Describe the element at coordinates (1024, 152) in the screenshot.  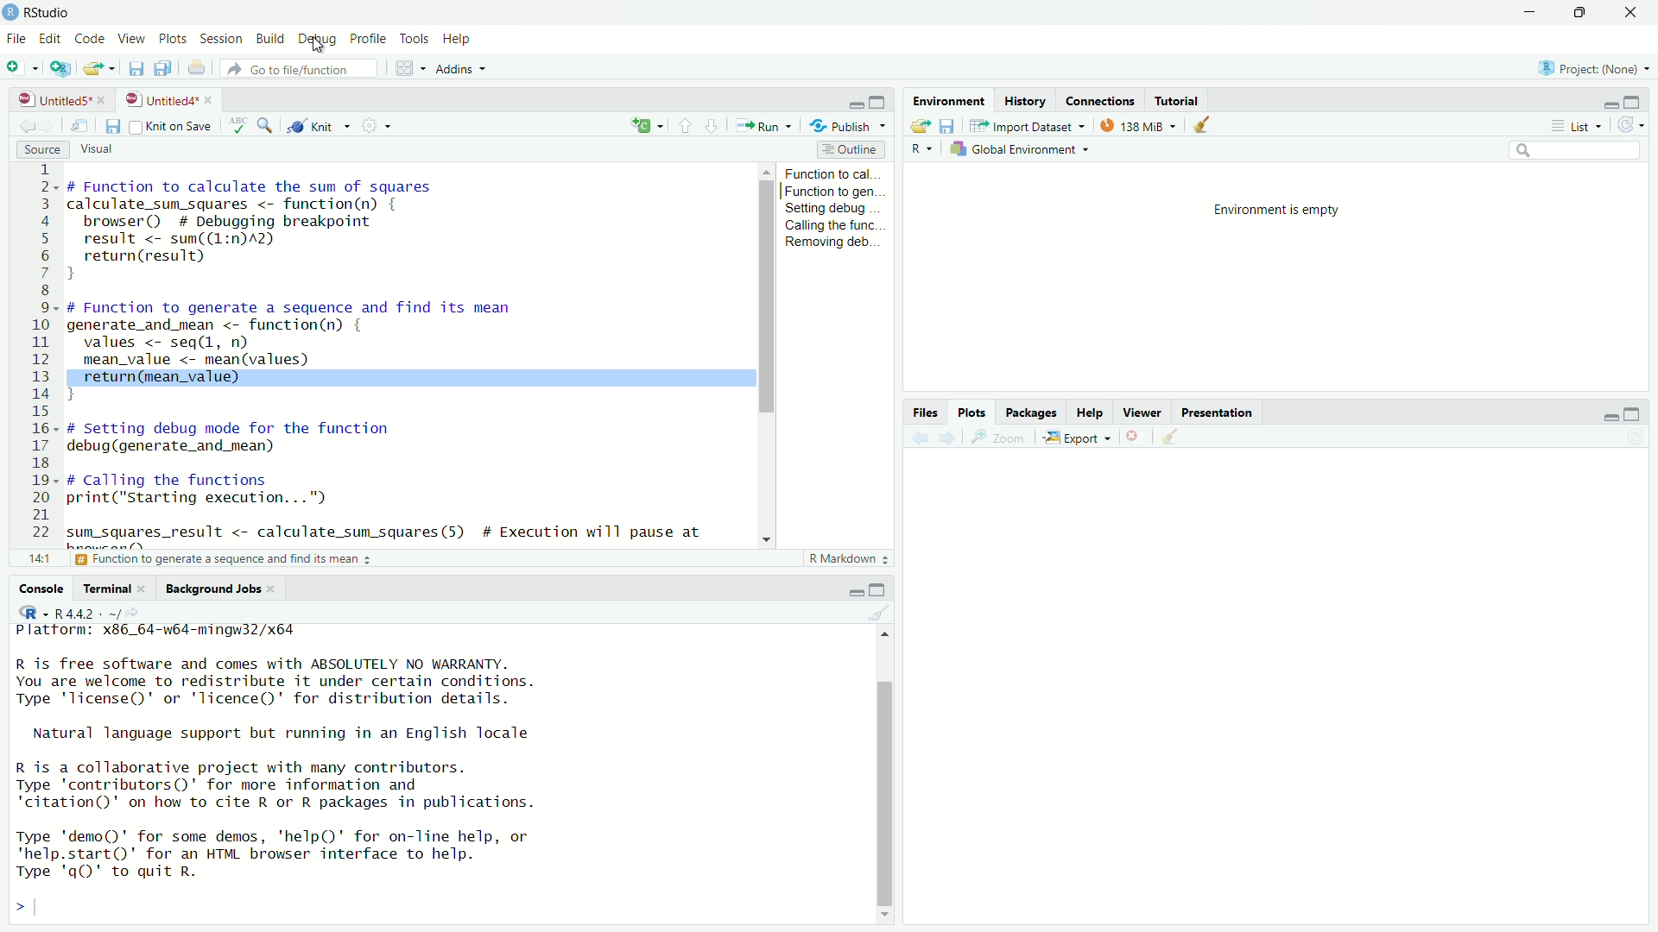
I see `global environment` at that location.